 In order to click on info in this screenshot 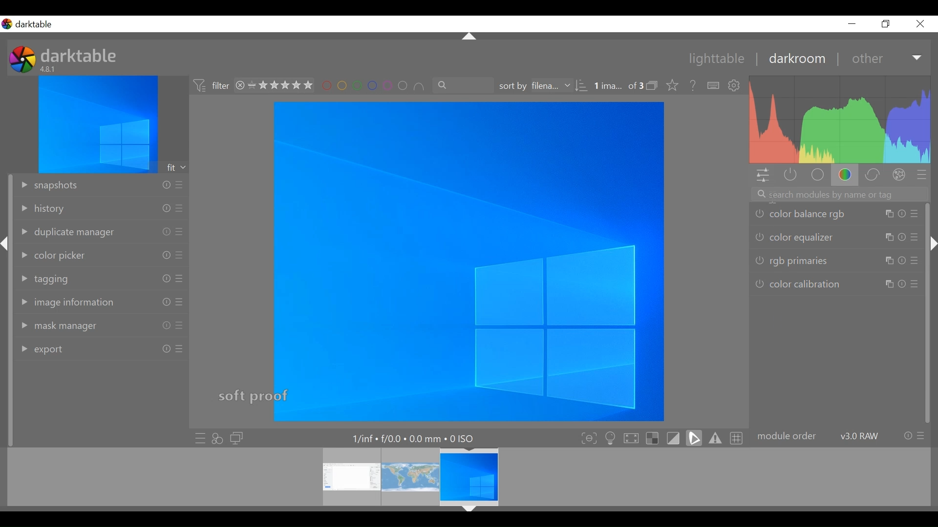, I will do `click(166, 325)`.